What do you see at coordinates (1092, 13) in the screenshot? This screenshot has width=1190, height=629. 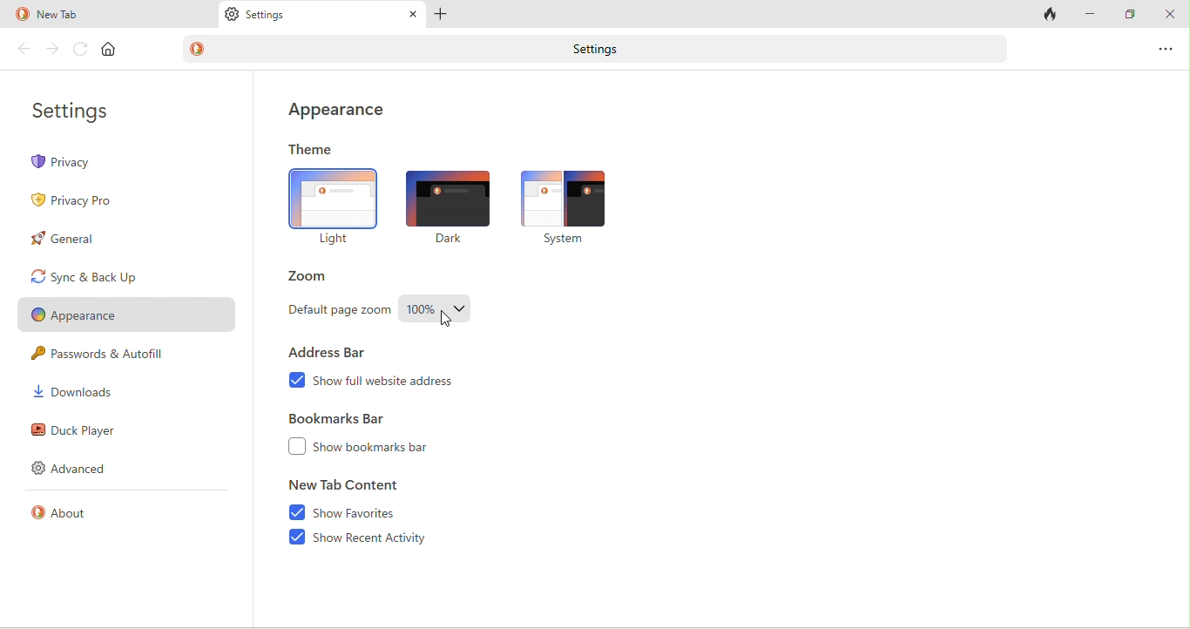 I see `minimize` at bounding box center [1092, 13].